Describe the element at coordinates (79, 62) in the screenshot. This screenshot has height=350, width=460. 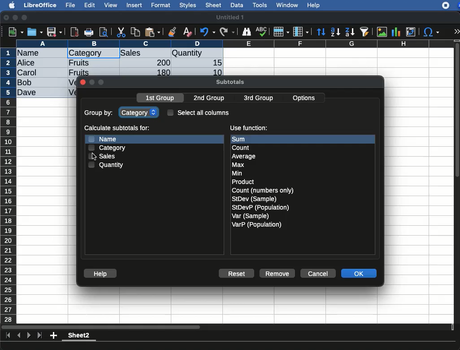
I see `Fruits` at that location.